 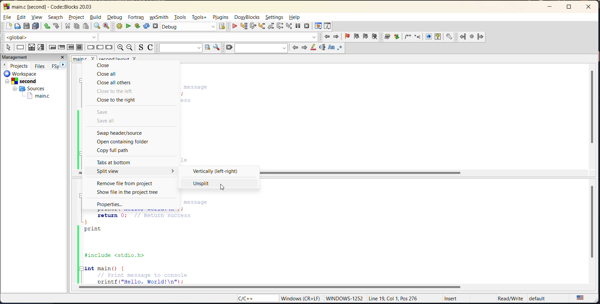 I want to click on previous, so click(x=5, y=65).